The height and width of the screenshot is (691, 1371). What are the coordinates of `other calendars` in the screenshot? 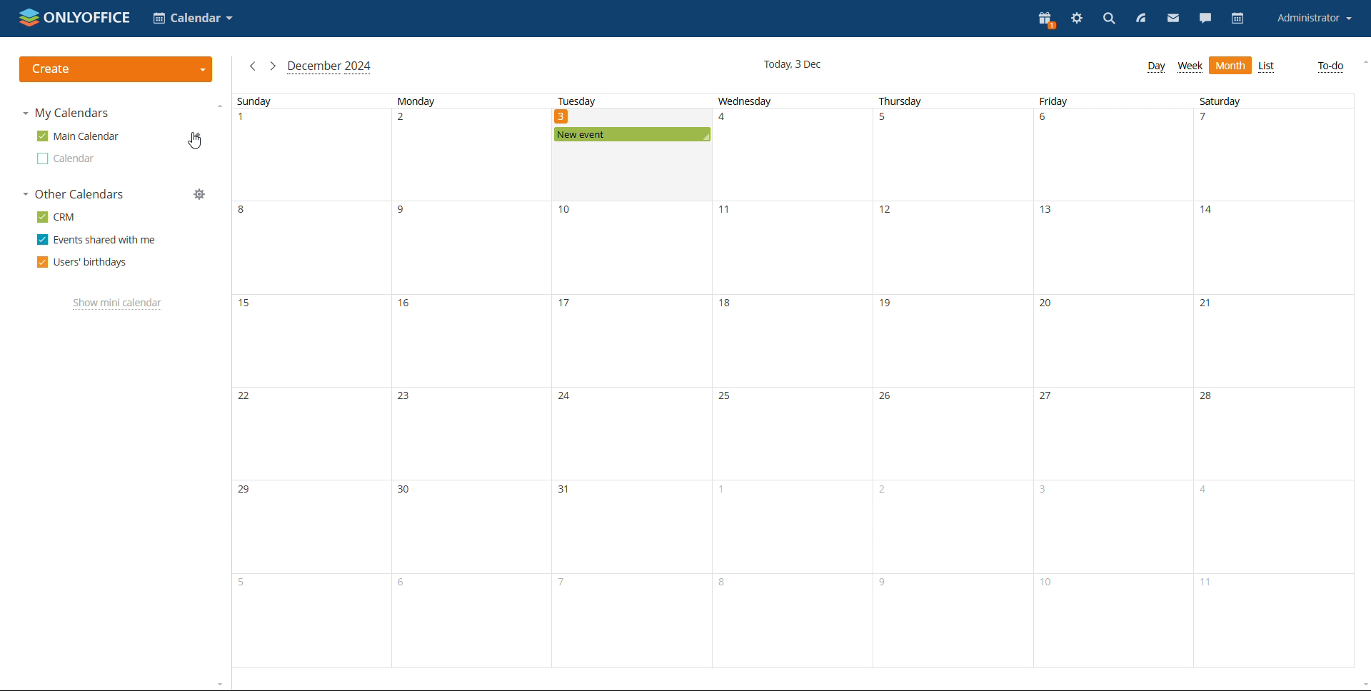 It's located at (73, 195).